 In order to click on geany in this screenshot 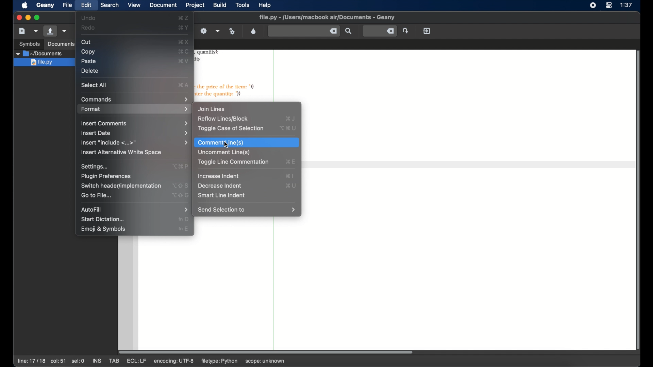, I will do `click(45, 5)`.